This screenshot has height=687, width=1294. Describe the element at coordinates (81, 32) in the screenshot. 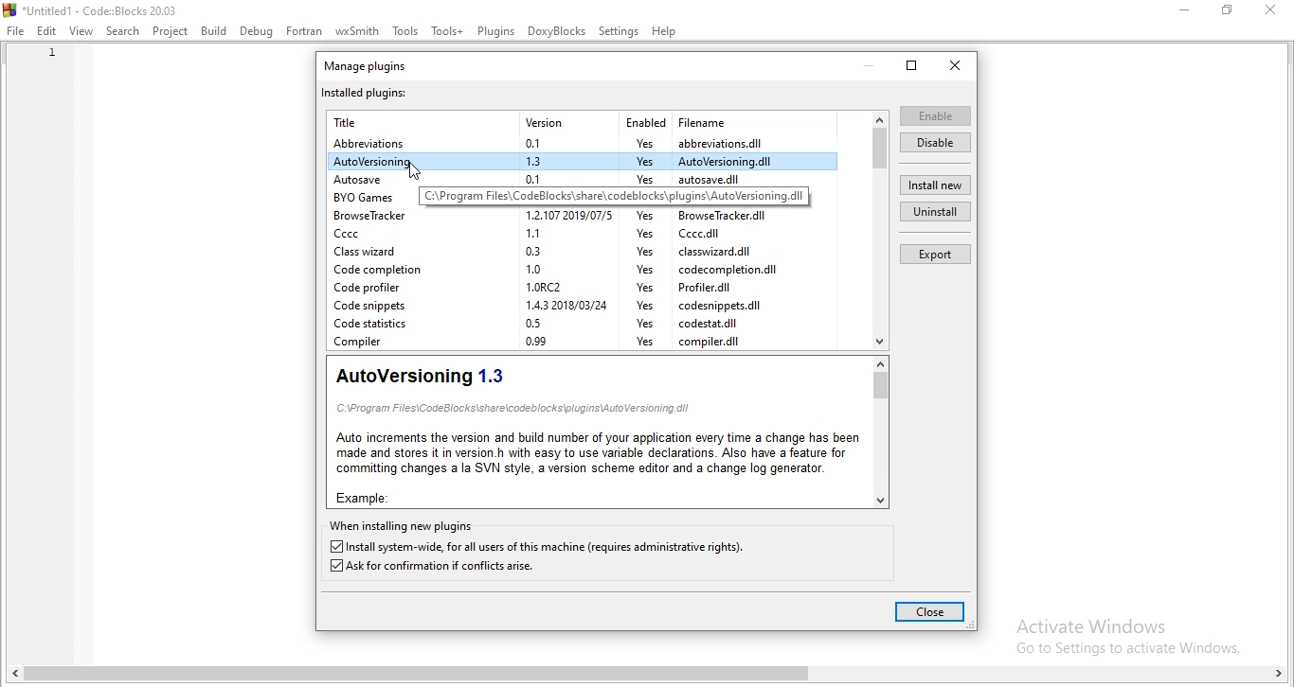

I see `View` at that location.